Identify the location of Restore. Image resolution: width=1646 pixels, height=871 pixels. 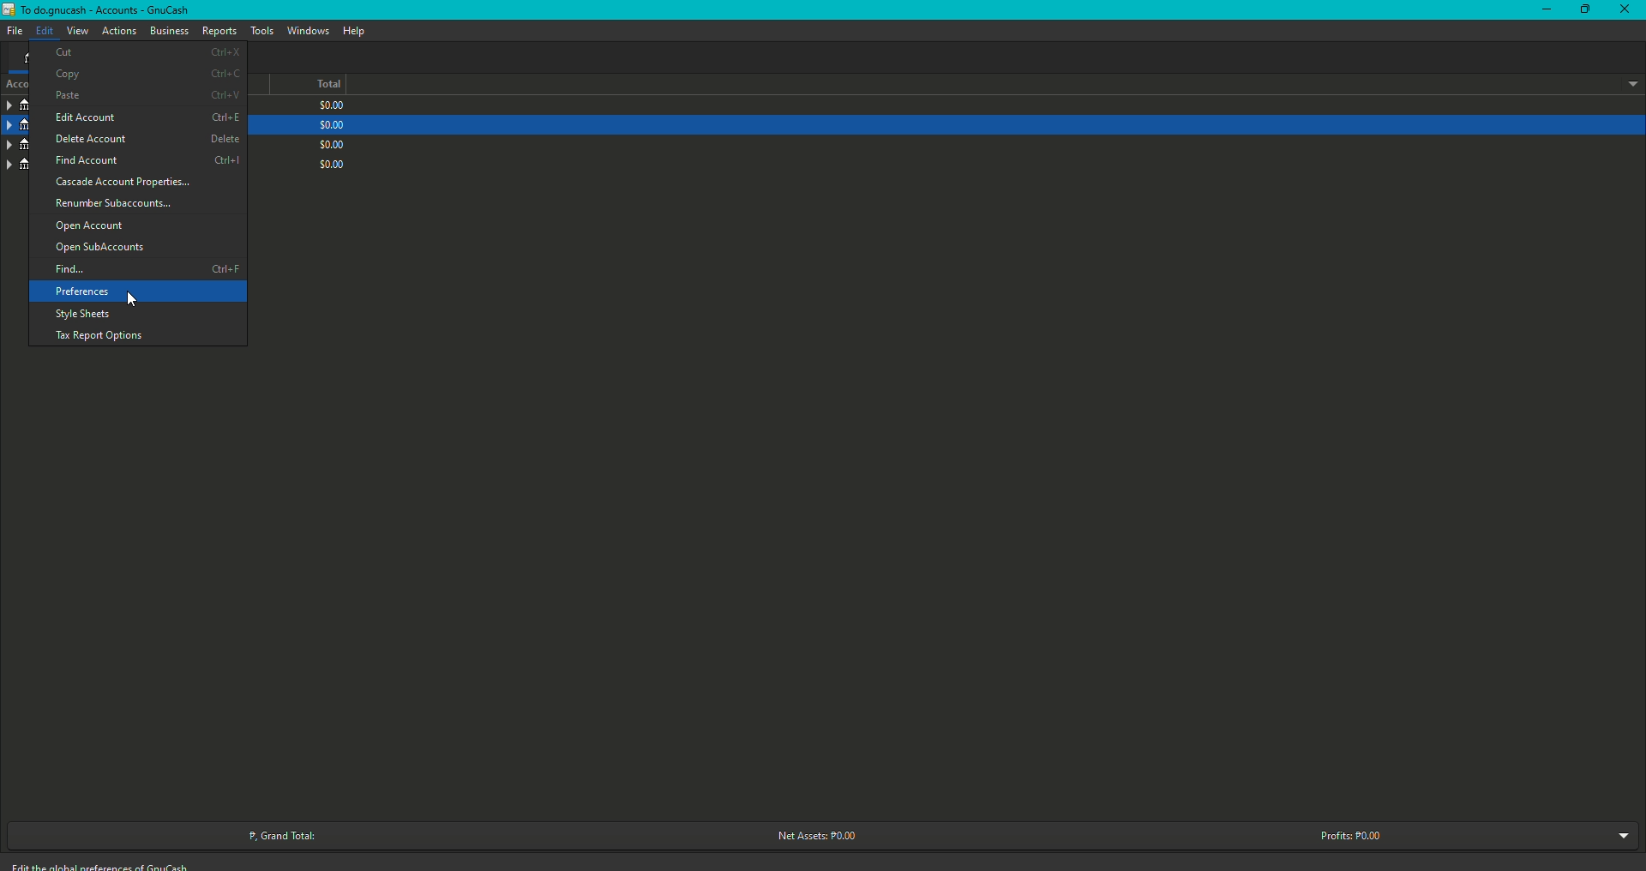
(1583, 9).